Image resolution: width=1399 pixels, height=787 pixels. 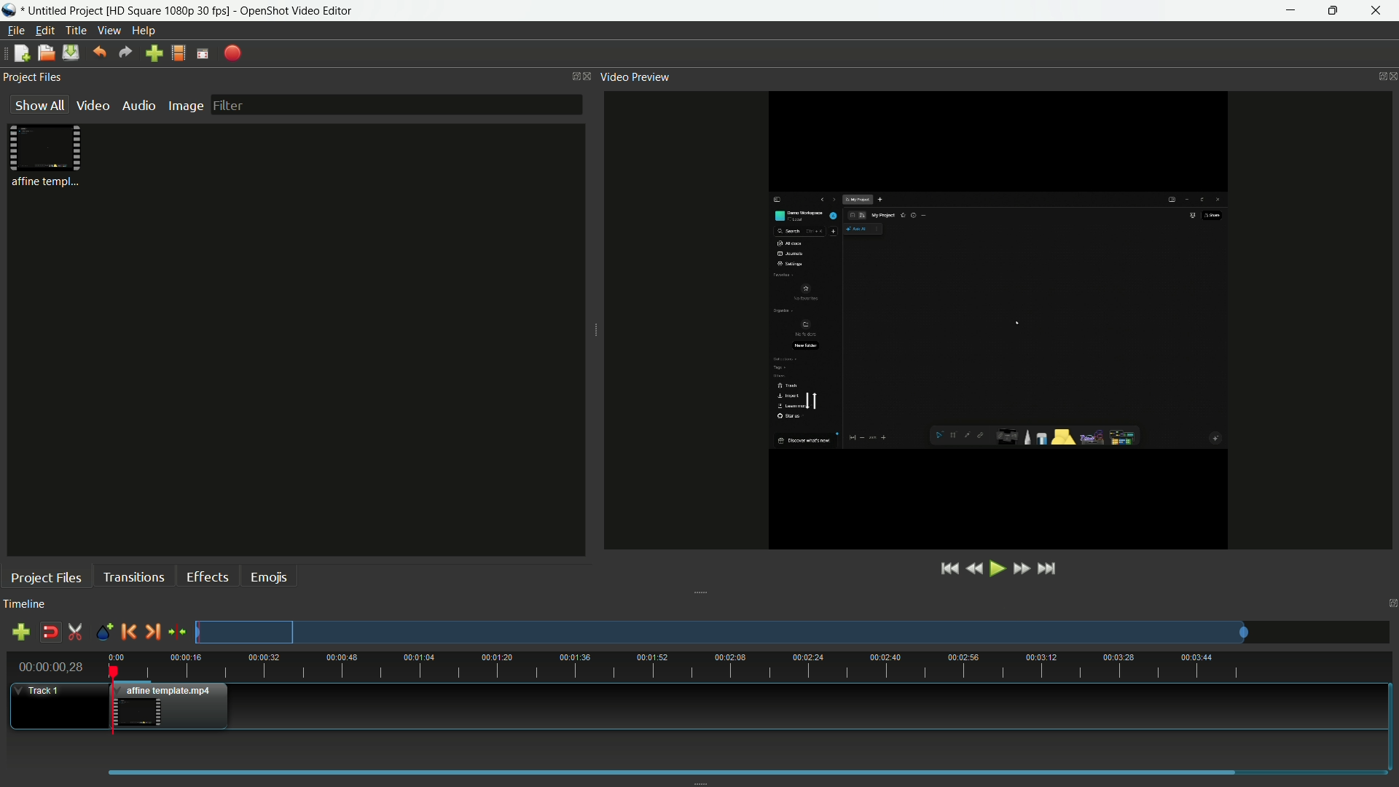 I want to click on project file, so click(x=47, y=156).